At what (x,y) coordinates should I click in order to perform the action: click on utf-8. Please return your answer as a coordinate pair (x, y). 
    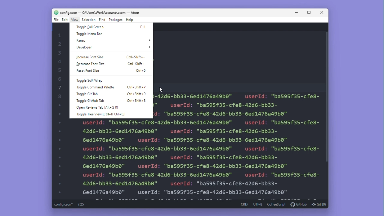
    Looking at the image, I should click on (258, 204).